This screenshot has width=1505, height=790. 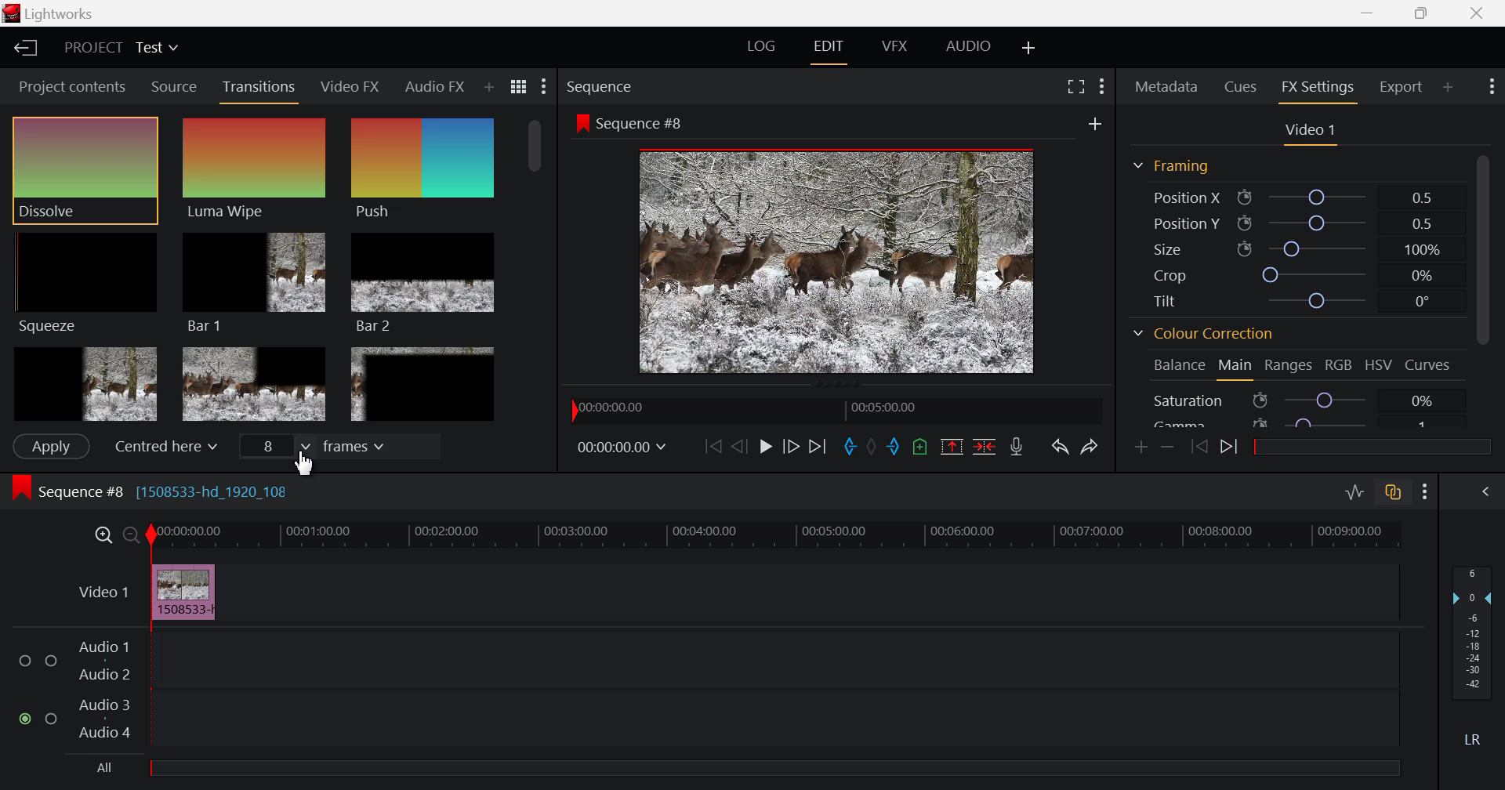 What do you see at coordinates (852, 449) in the screenshot?
I see `Mark In` at bounding box center [852, 449].